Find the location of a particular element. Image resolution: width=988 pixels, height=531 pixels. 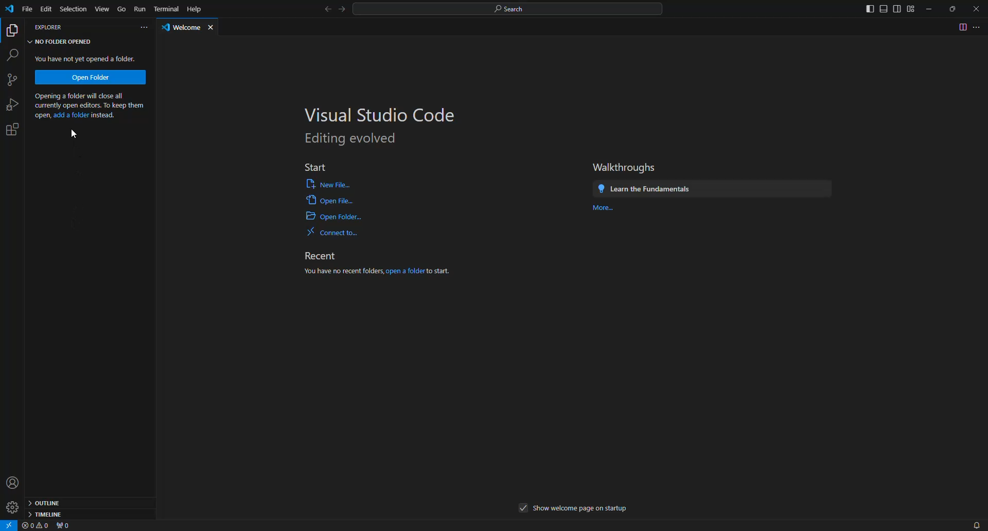

manage is located at coordinates (13, 506).